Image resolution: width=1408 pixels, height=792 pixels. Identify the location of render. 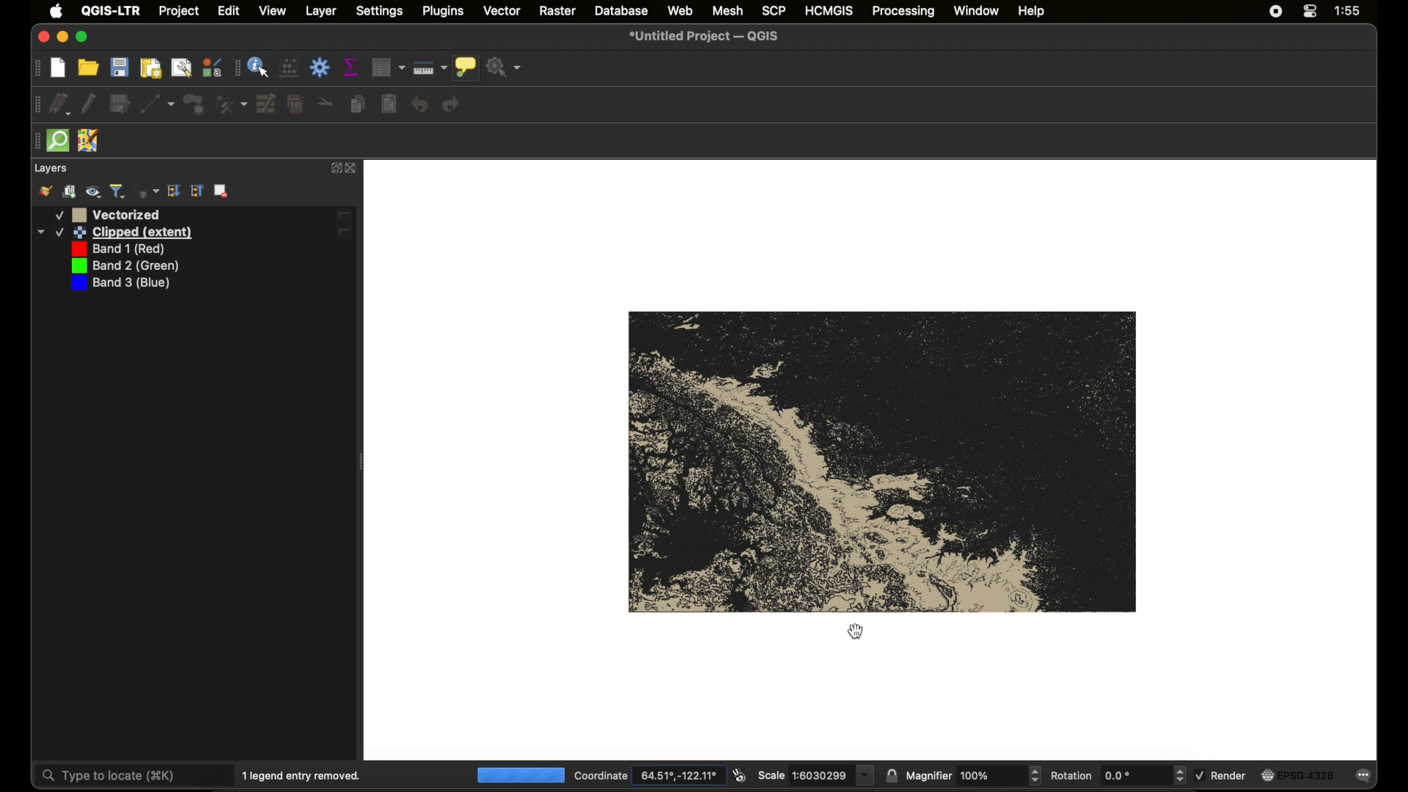
(1221, 774).